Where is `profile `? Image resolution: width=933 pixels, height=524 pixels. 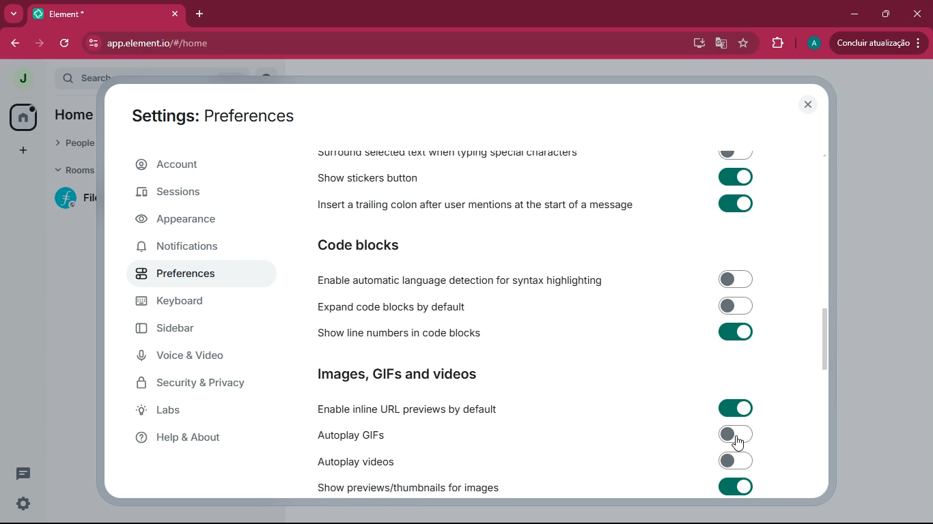 profile  is located at coordinates (810, 44).